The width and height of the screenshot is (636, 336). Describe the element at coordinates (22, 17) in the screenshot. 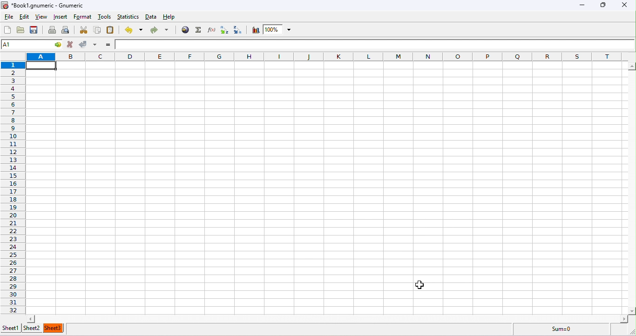

I see `edit` at that location.